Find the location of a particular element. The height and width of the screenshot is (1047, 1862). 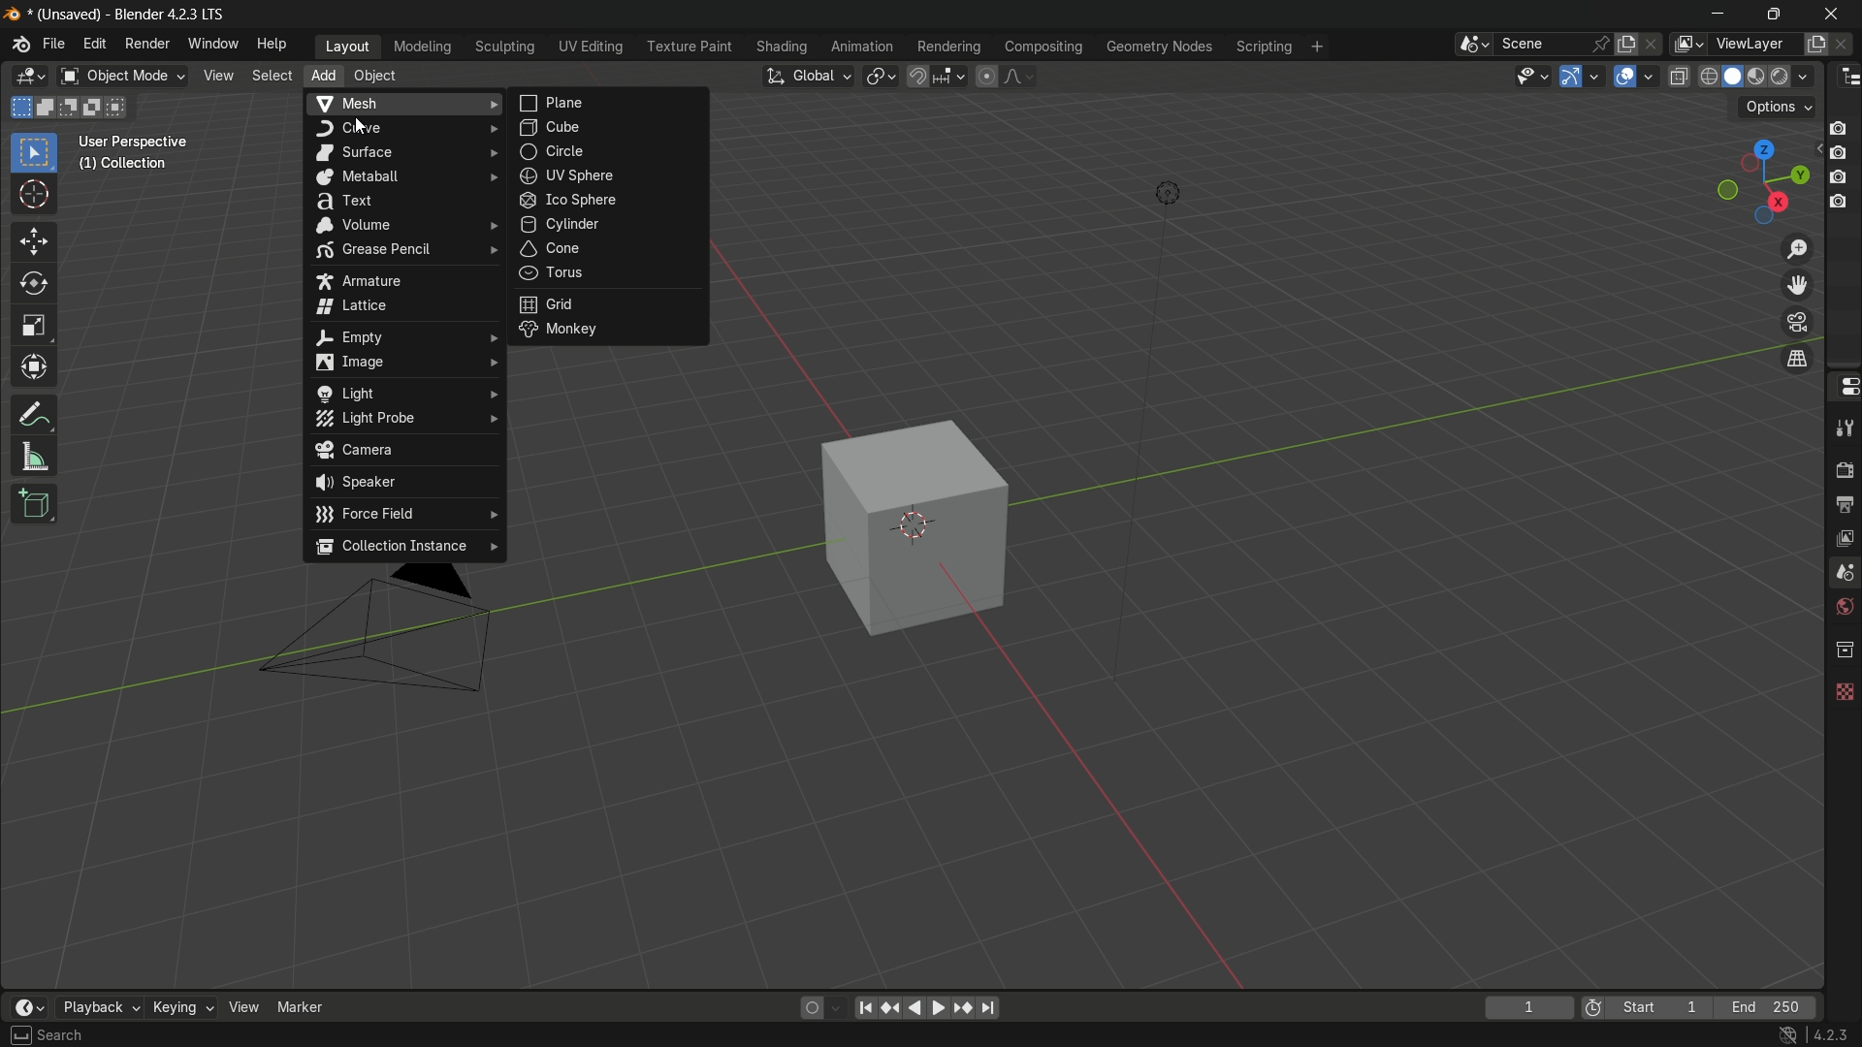

mesh is located at coordinates (403, 104).